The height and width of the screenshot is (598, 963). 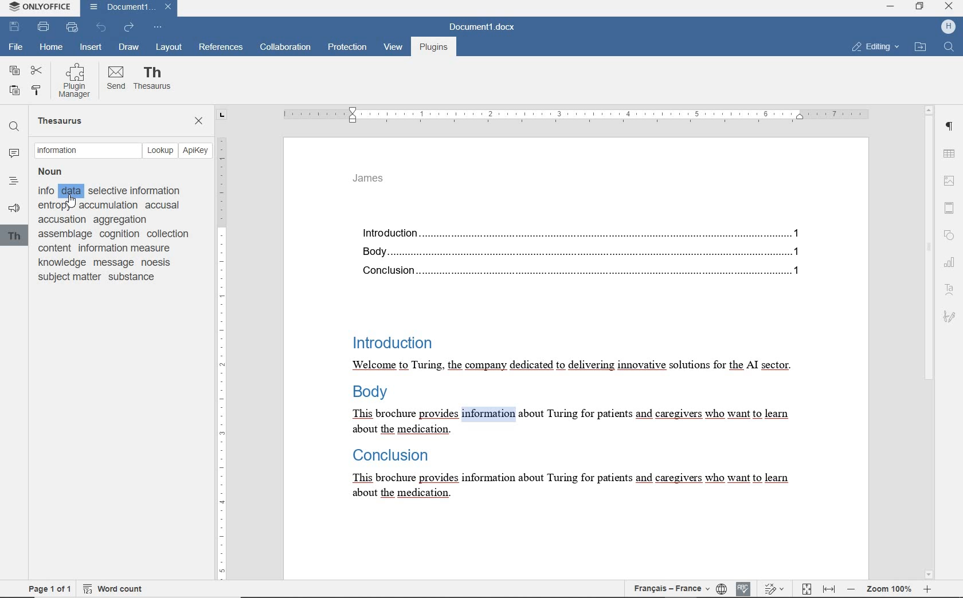 I want to click on EDITING, so click(x=875, y=48).